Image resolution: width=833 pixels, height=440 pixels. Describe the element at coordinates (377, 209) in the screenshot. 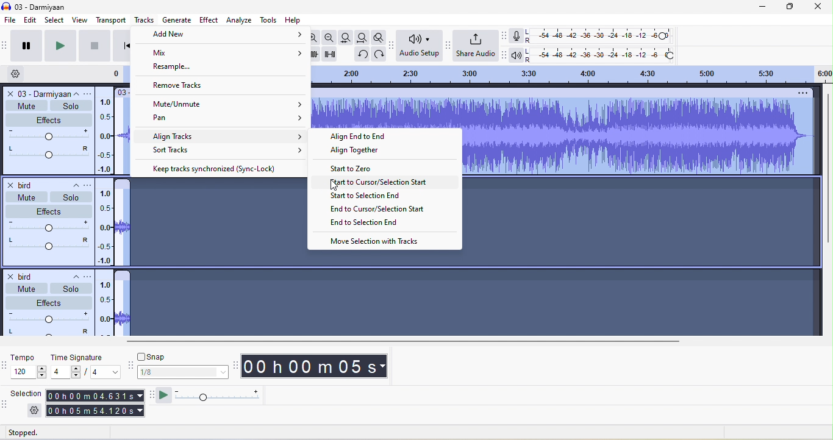

I see `end to cursor` at that location.